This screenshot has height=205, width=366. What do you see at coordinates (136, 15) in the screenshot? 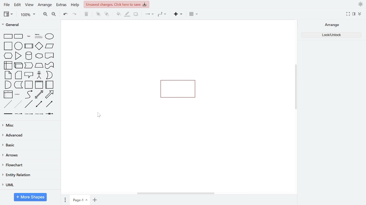
I see `shadow` at bounding box center [136, 15].